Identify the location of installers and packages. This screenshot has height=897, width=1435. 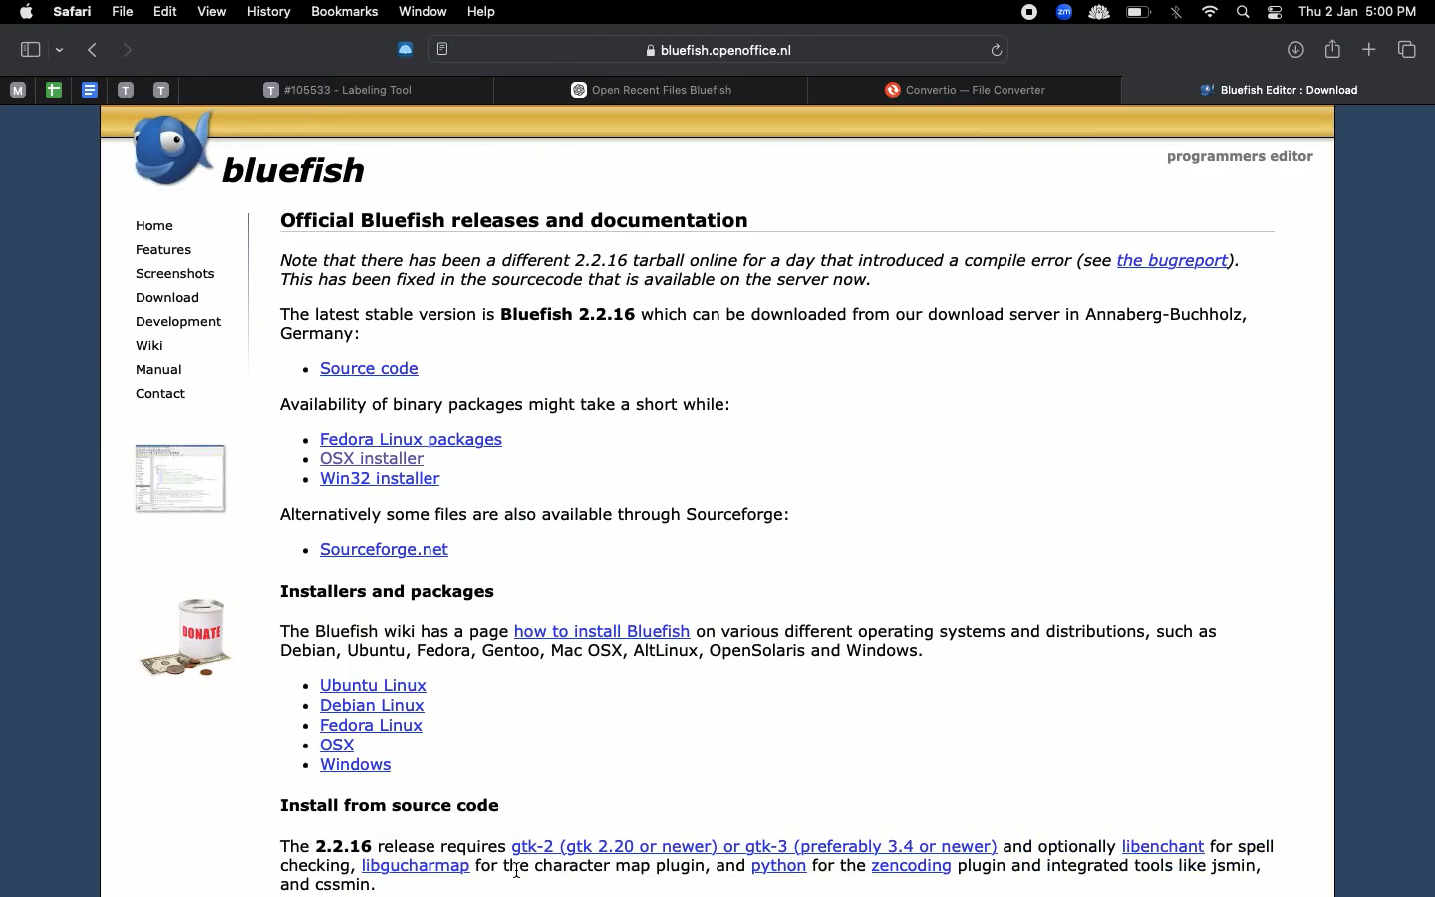
(765, 623).